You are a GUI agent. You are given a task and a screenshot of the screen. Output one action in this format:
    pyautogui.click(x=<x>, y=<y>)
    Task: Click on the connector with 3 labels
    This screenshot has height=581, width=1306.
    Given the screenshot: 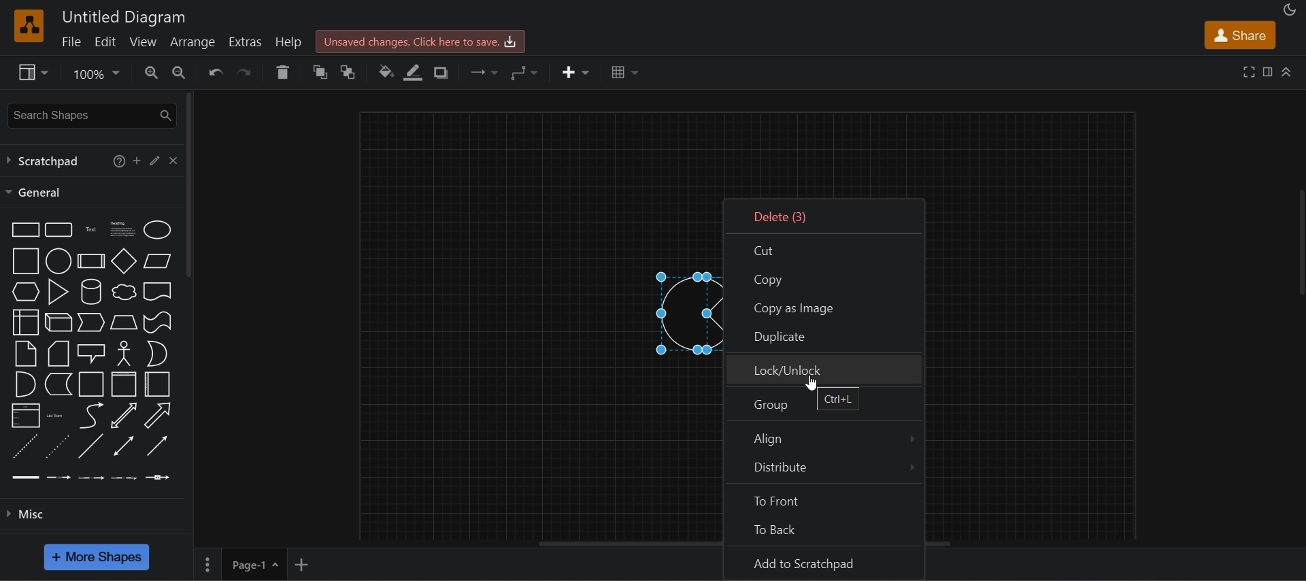 What is the action you would take?
    pyautogui.click(x=124, y=476)
    